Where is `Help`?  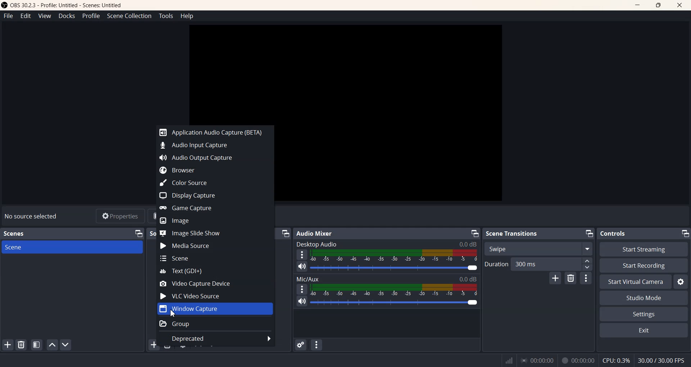 Help is located at coordinates (188, 16).